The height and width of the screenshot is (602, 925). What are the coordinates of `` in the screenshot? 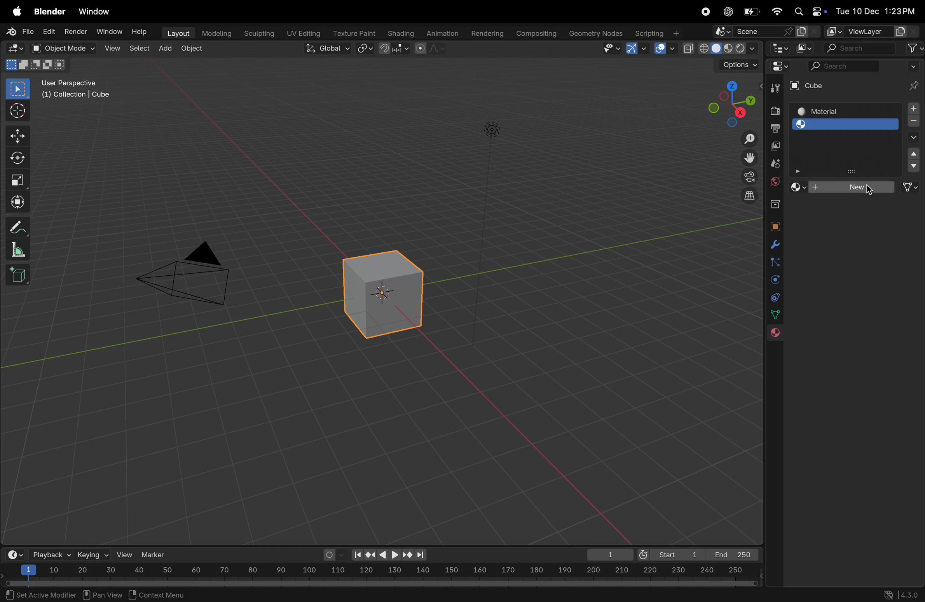 It's located at (776, 315).